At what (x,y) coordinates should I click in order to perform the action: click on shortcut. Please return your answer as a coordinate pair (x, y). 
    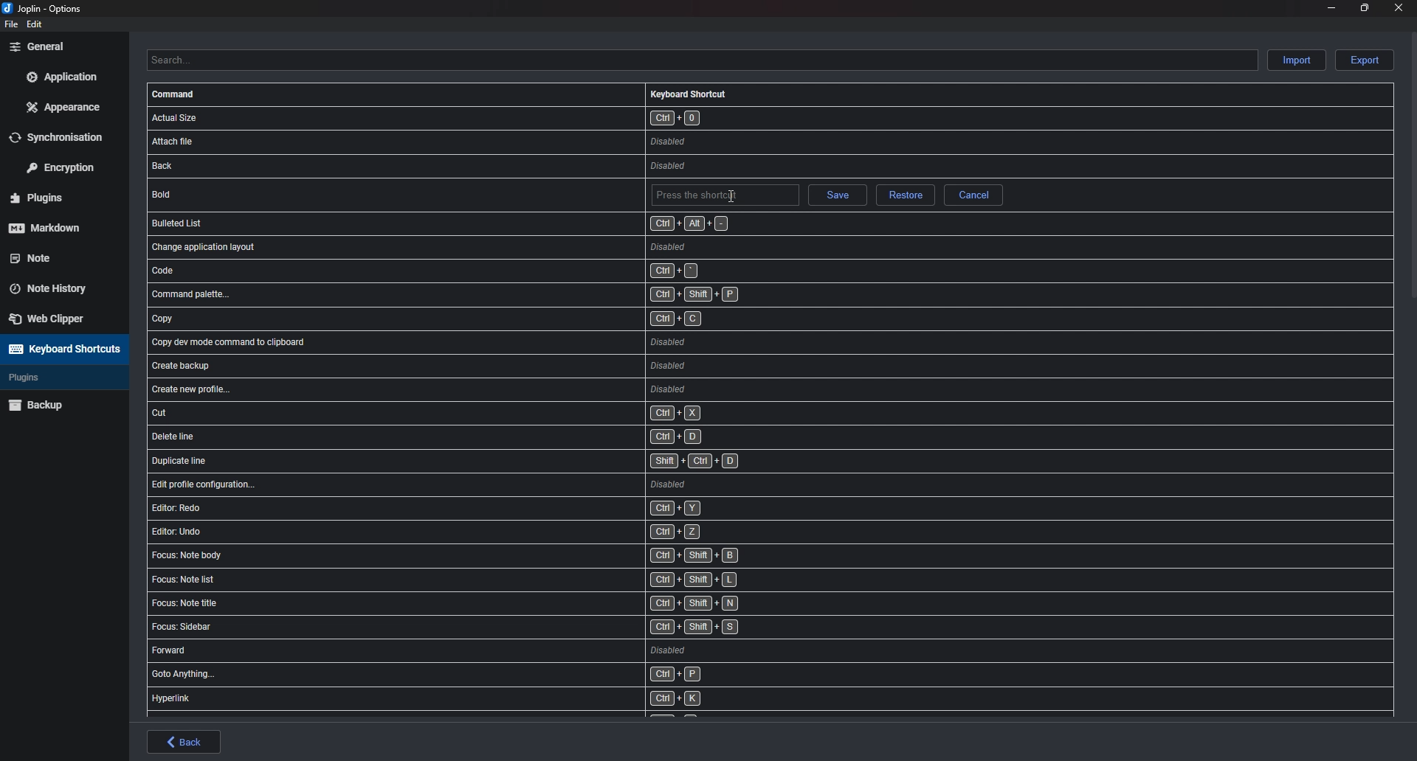
    Looking at the image, I should click on (503, 366).